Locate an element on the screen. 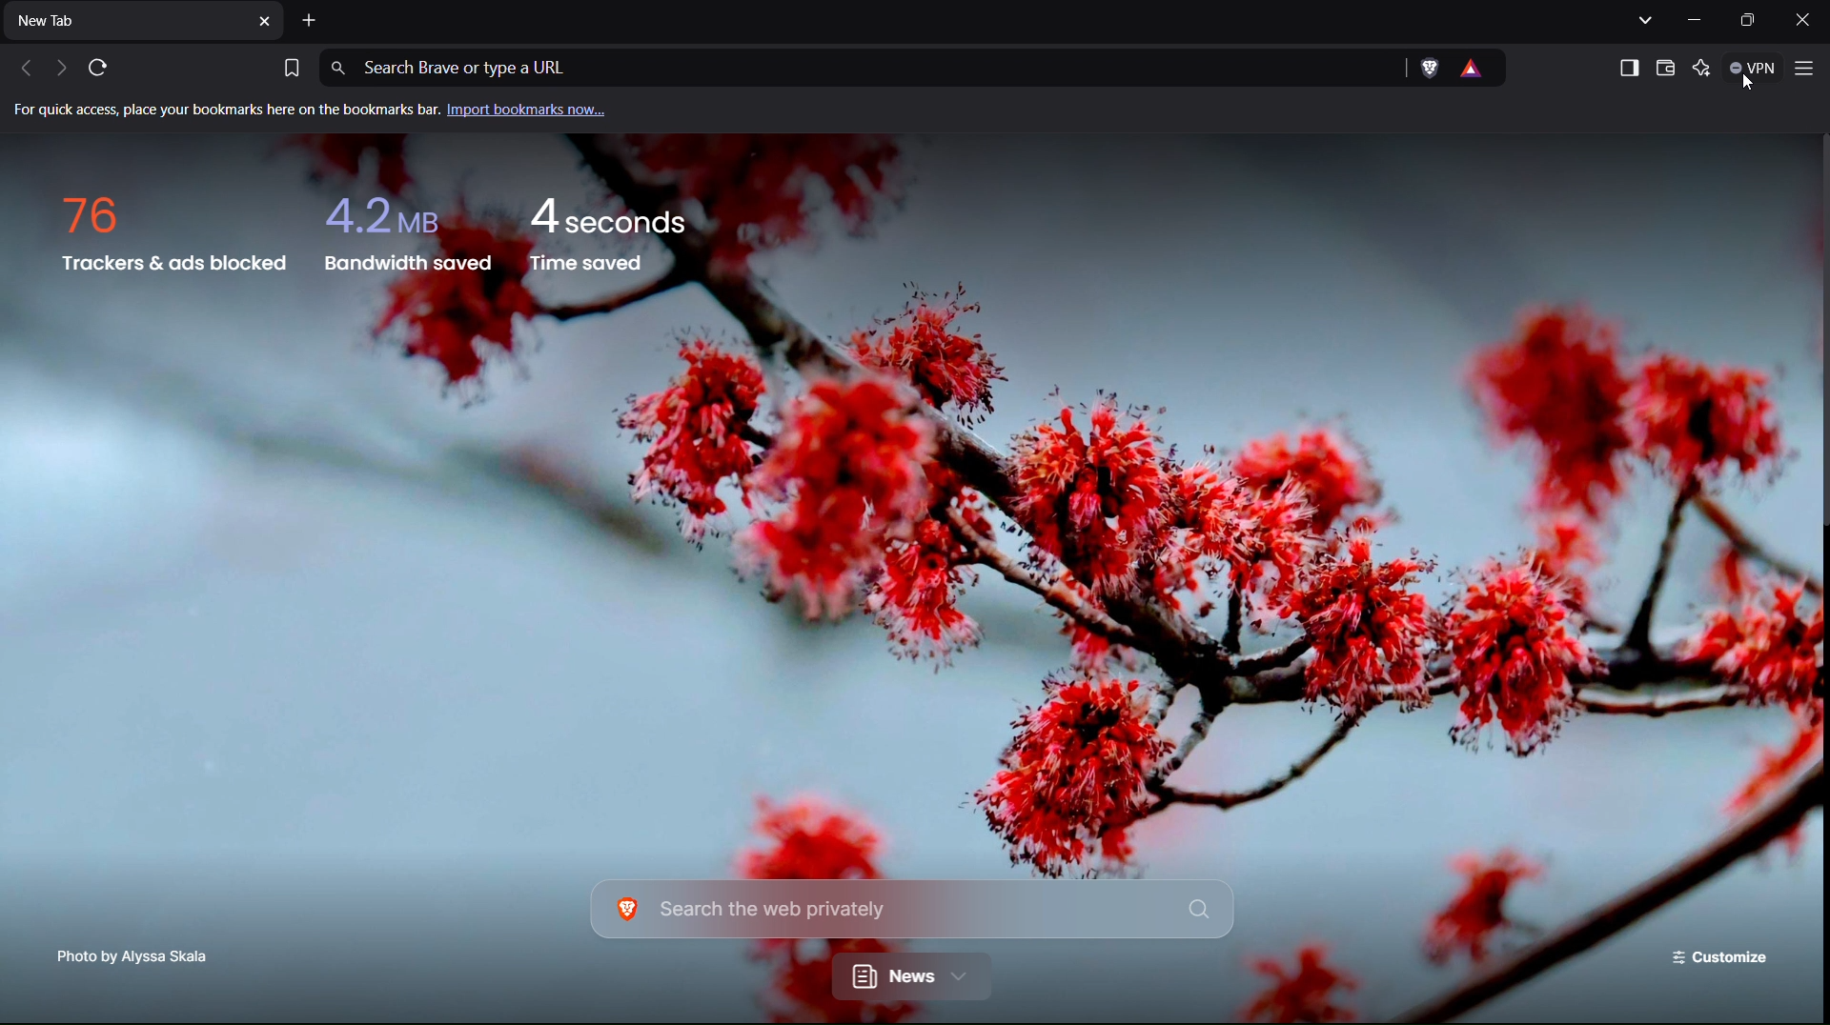 This screenshot has width=1830, height=1025. New Tab is located at coordinates (144, 21).